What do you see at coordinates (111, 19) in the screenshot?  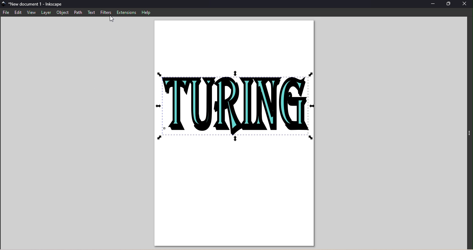 I see `cursor` at bounding box center [111, 19].